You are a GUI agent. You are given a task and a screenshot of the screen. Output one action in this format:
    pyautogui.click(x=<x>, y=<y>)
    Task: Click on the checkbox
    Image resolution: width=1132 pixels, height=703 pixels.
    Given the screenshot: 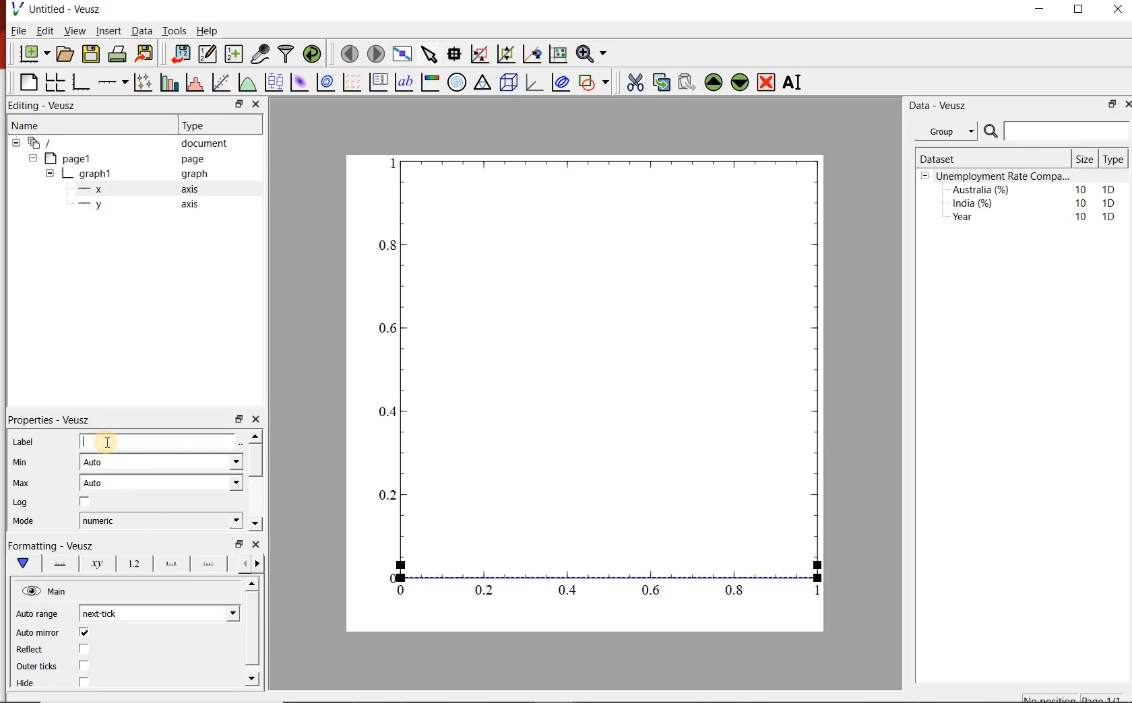 What is the action you would take?
    pyautogui.click(x=86, y=501)
    